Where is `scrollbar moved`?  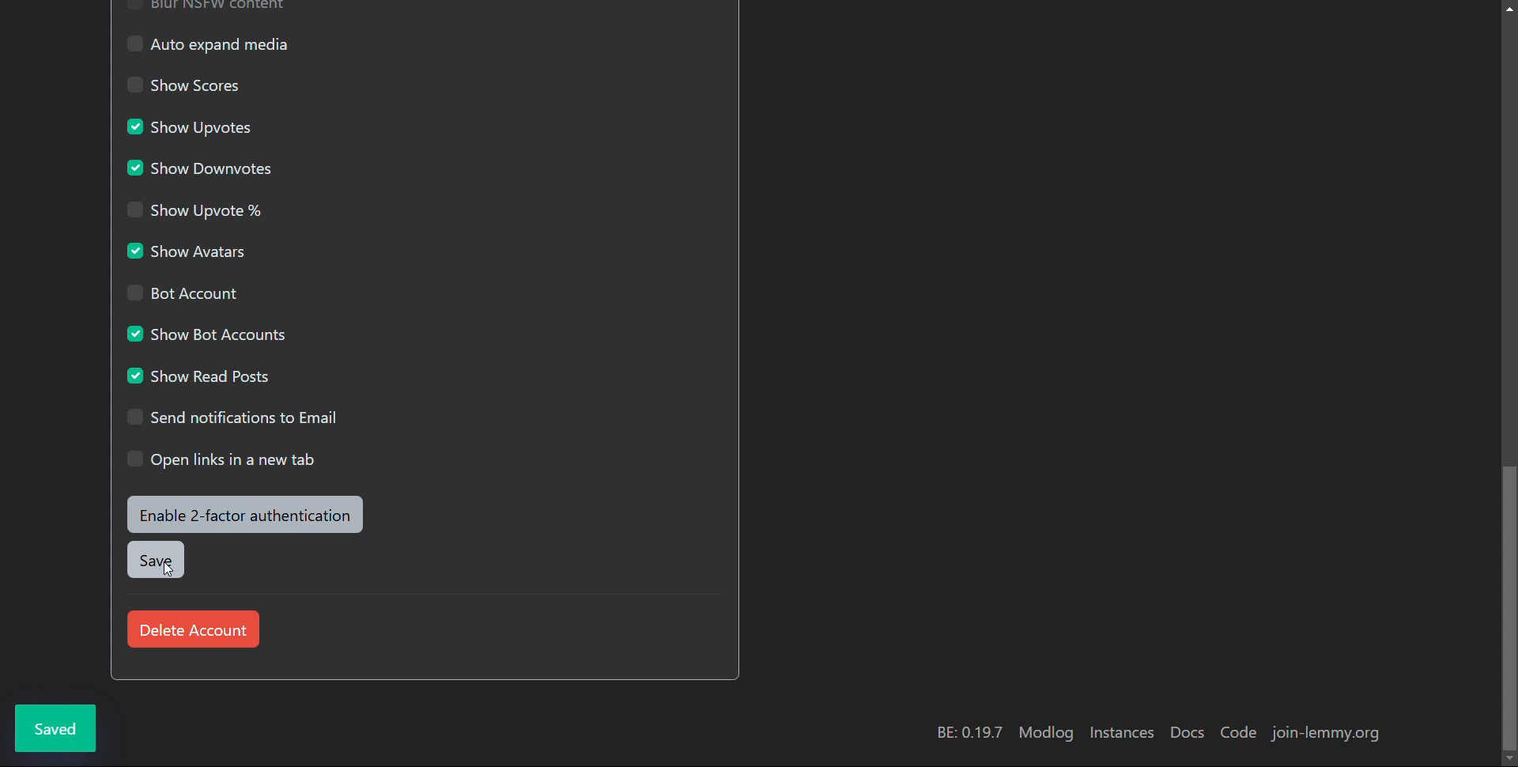 scrollbar moved is located at coordinates (1512, 379).